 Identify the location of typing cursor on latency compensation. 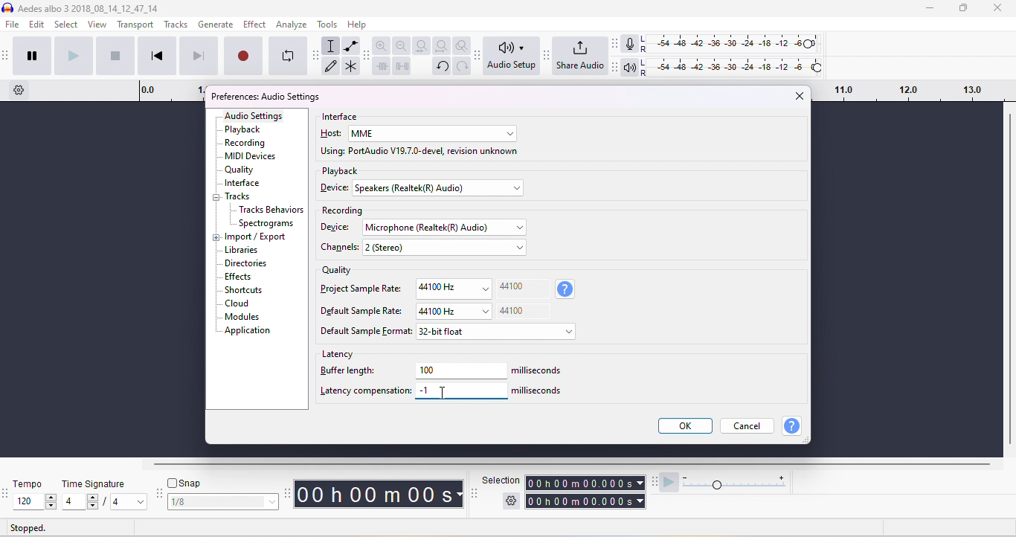
(446, 393).